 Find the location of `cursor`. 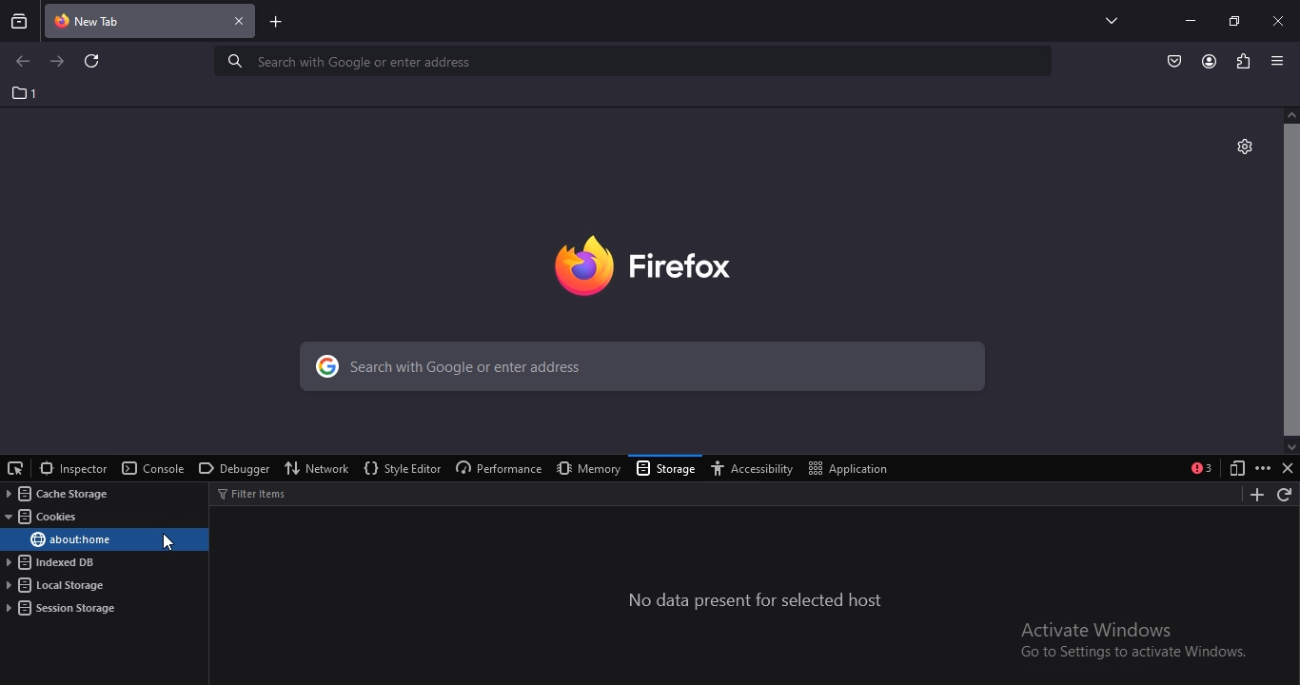

cursor is located at coordinates (169, 542).